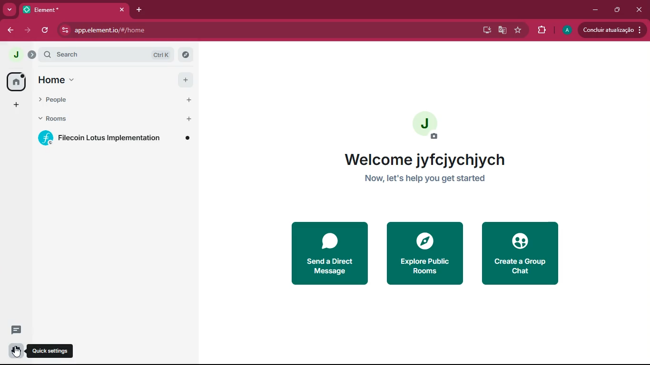  What do you see at coordinates (54, 9) in the screenshot?
I see `element*` at bounding box center [54, 9].